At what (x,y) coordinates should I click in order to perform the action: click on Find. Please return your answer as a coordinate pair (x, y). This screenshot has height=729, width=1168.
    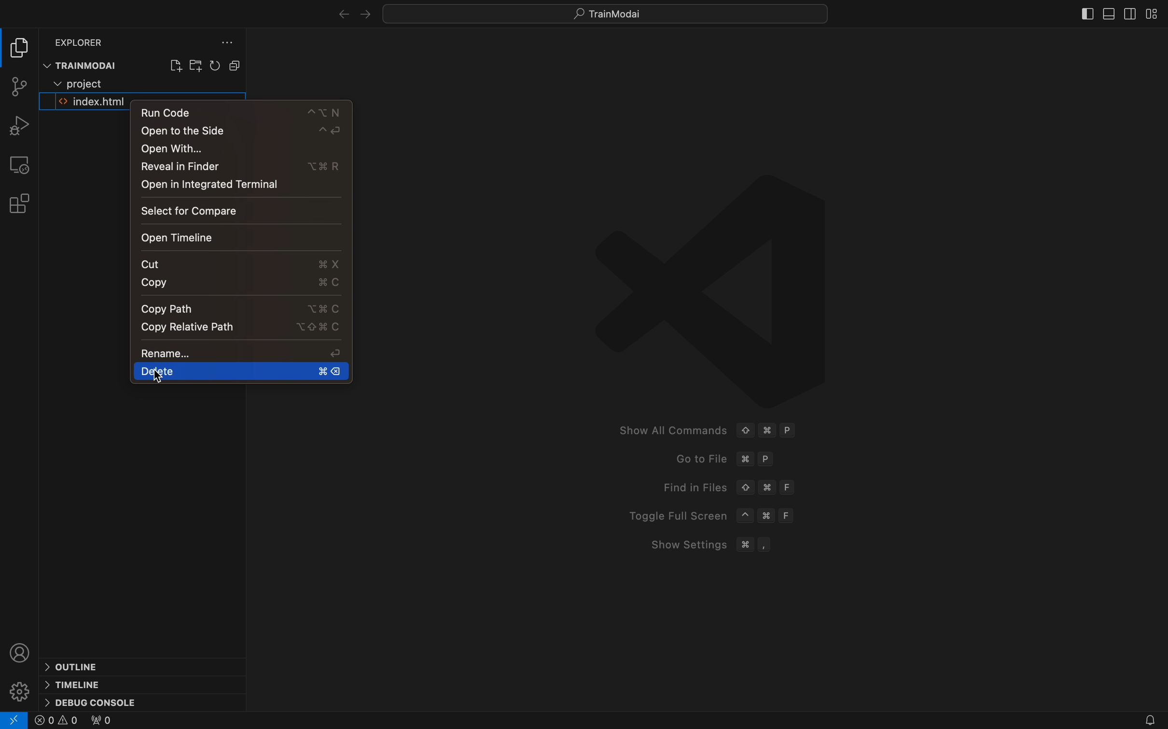
    Looking at the image, I should click on (731, 487).